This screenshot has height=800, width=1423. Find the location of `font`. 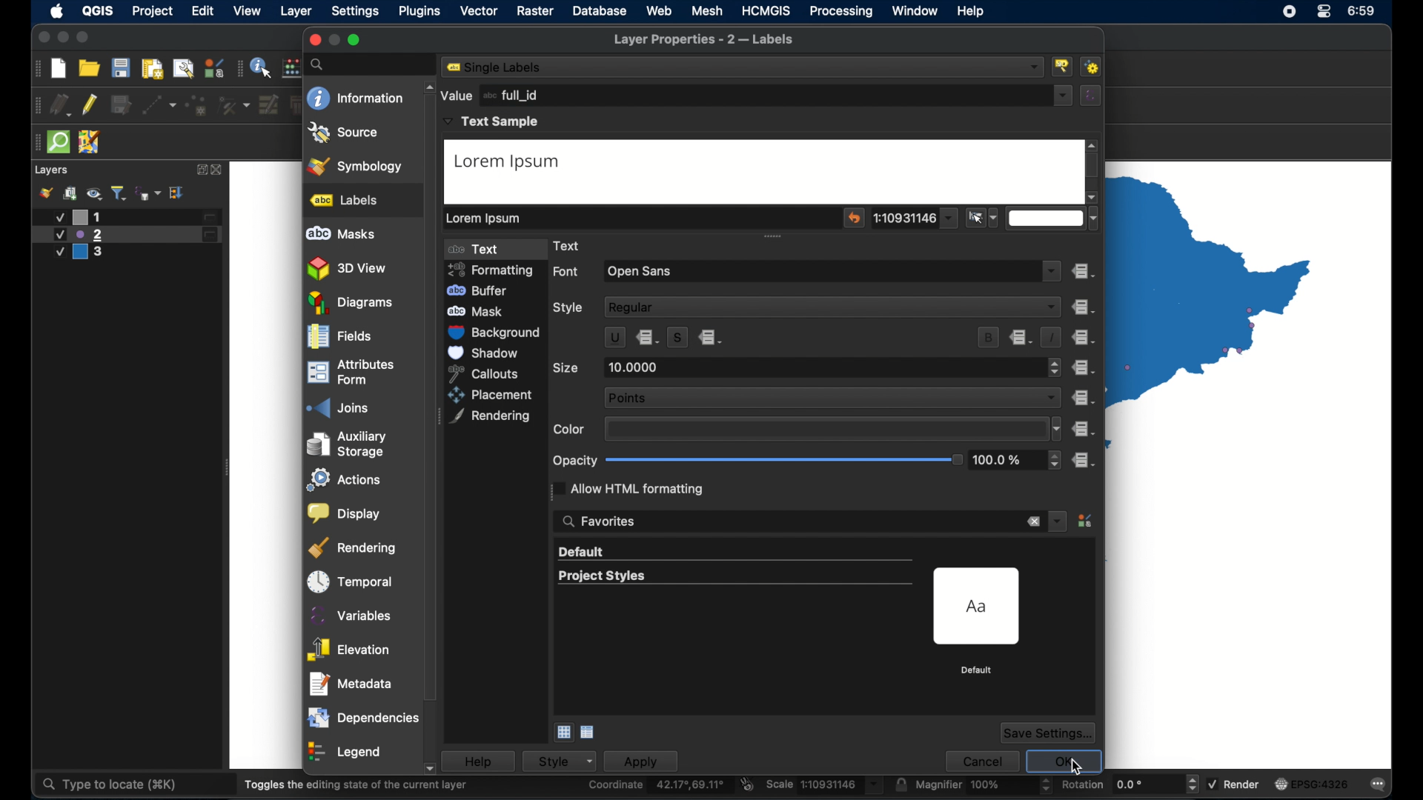

font is located at coordinates (567, 273).